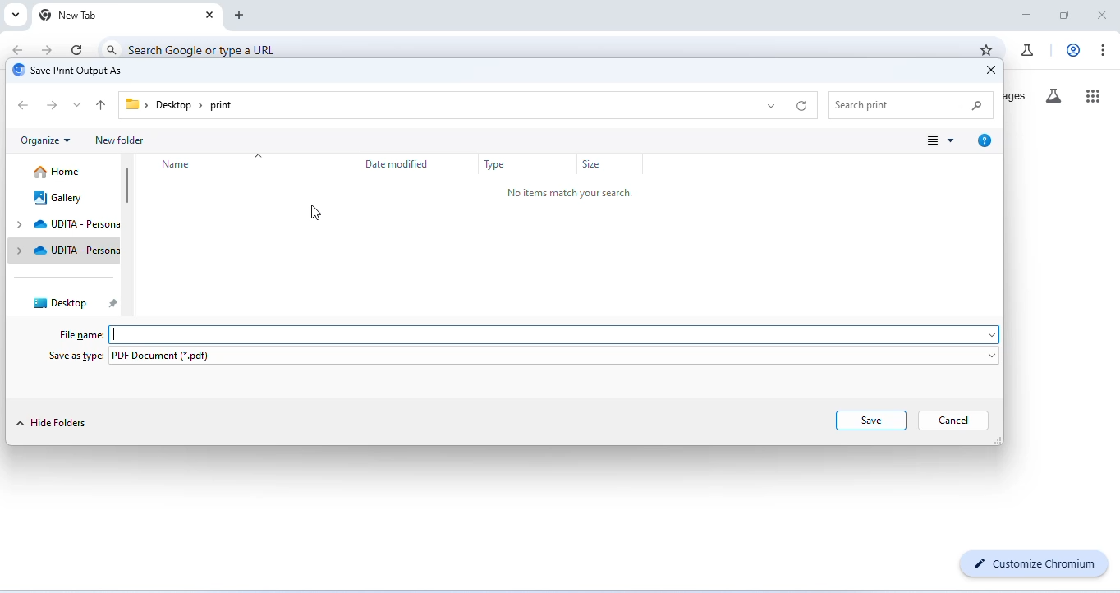  Describe the element at coordinates (913, 104) in the screenshot. I see `search item` at that location.